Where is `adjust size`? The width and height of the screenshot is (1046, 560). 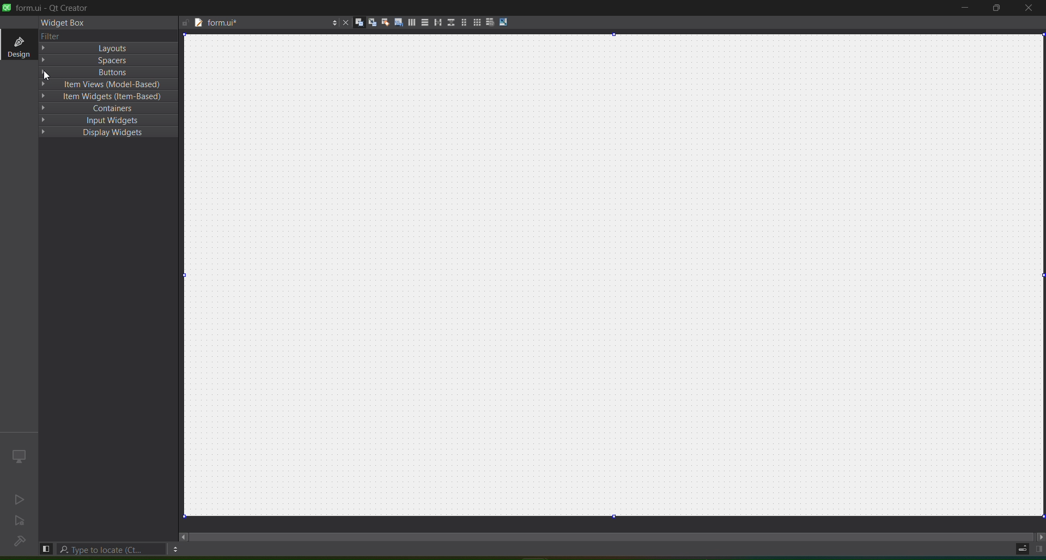
adjust size is located at coordinates (504, 22).